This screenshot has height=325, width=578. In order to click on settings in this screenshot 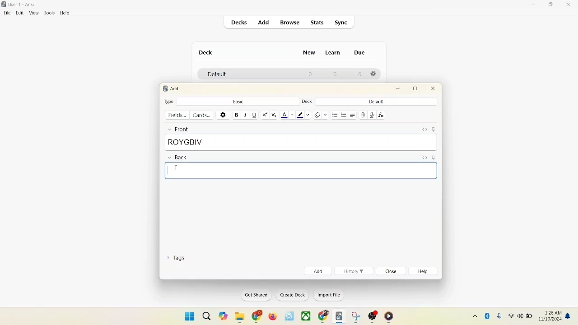, I will do `click(223, 114)`.